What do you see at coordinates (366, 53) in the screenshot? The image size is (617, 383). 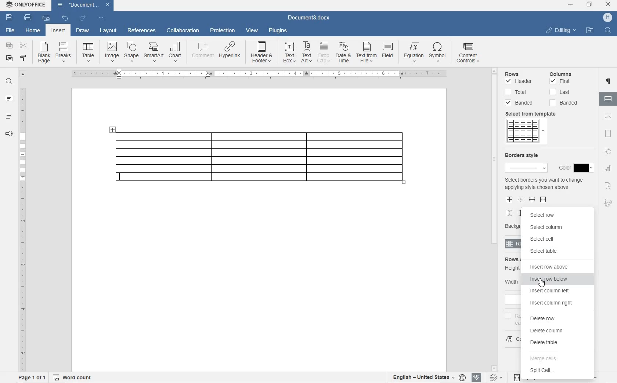 I see `TEXT FROM FILE` at bounding box center [366, 53].